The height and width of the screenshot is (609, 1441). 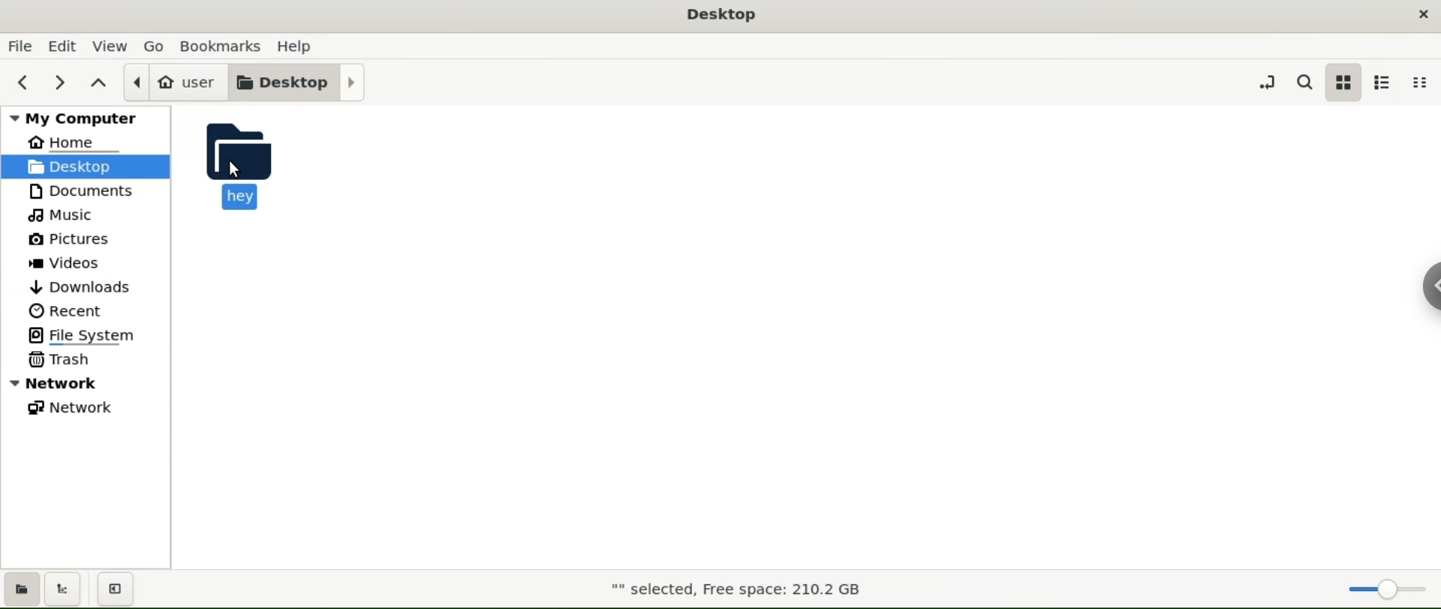 What do you see at coordinates (1420, 84) in the screenshot?
I see `compact view` at bounding box center [1420, 84].